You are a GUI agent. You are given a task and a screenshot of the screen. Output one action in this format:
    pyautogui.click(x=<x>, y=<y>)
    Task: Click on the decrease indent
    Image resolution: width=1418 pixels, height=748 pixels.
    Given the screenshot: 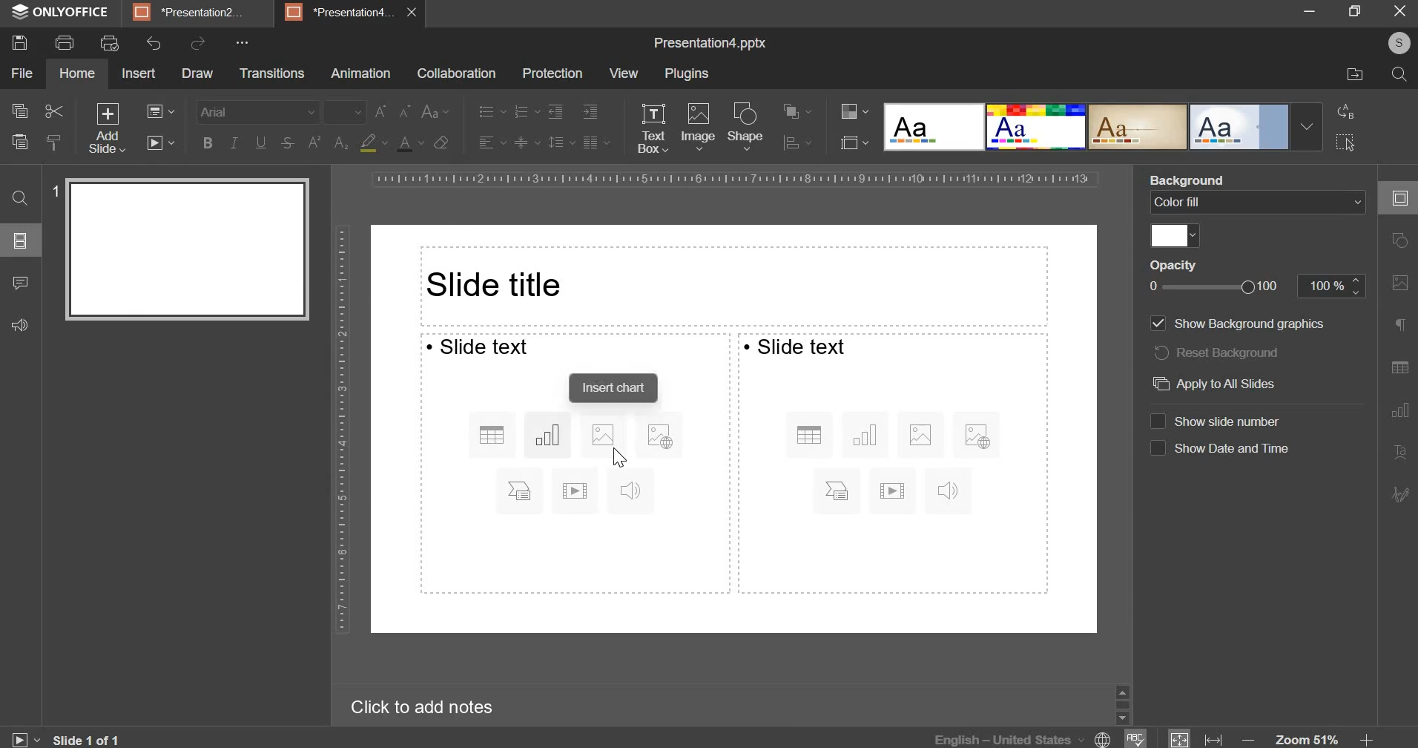 What is the action you would take?
    pyautogui.click(x=554, y=113)
    